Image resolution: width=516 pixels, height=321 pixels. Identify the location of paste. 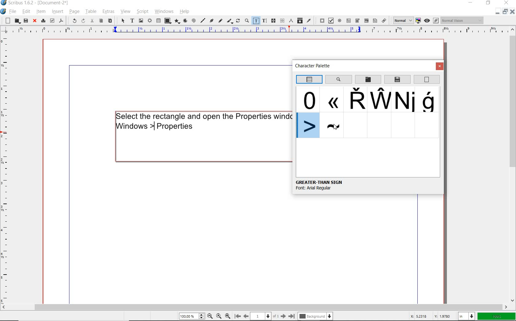
(110, 21).